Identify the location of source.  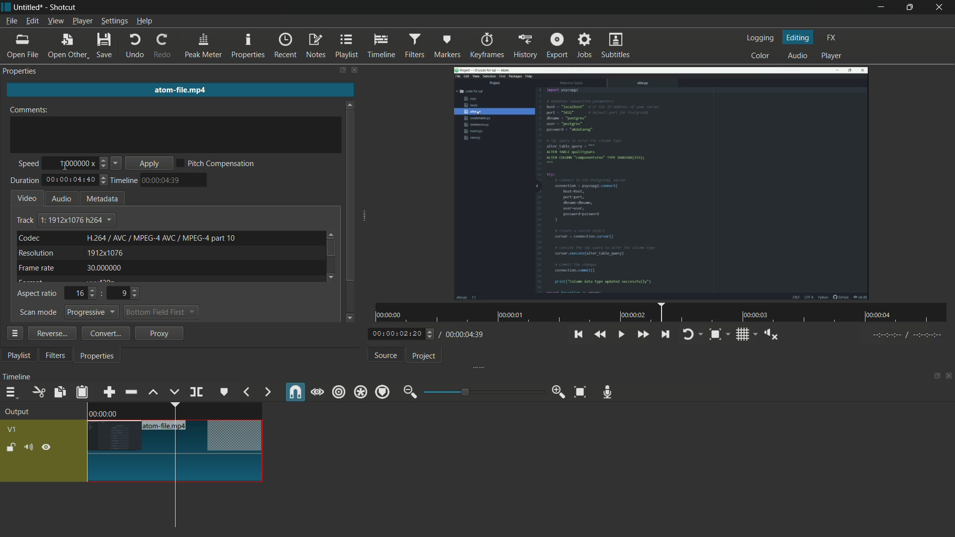
(386, 356).